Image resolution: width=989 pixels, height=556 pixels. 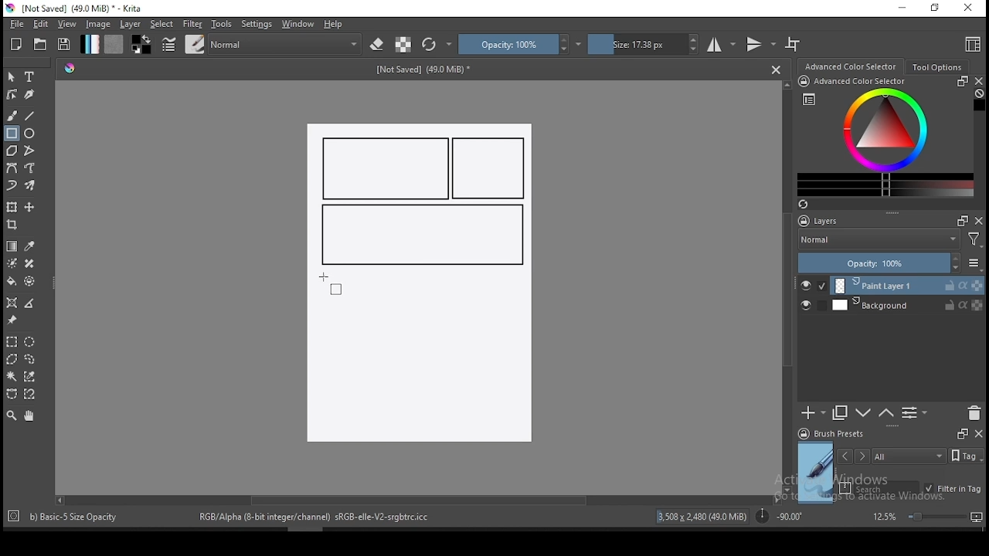 I want to click on image, so click(x=97, y=24).